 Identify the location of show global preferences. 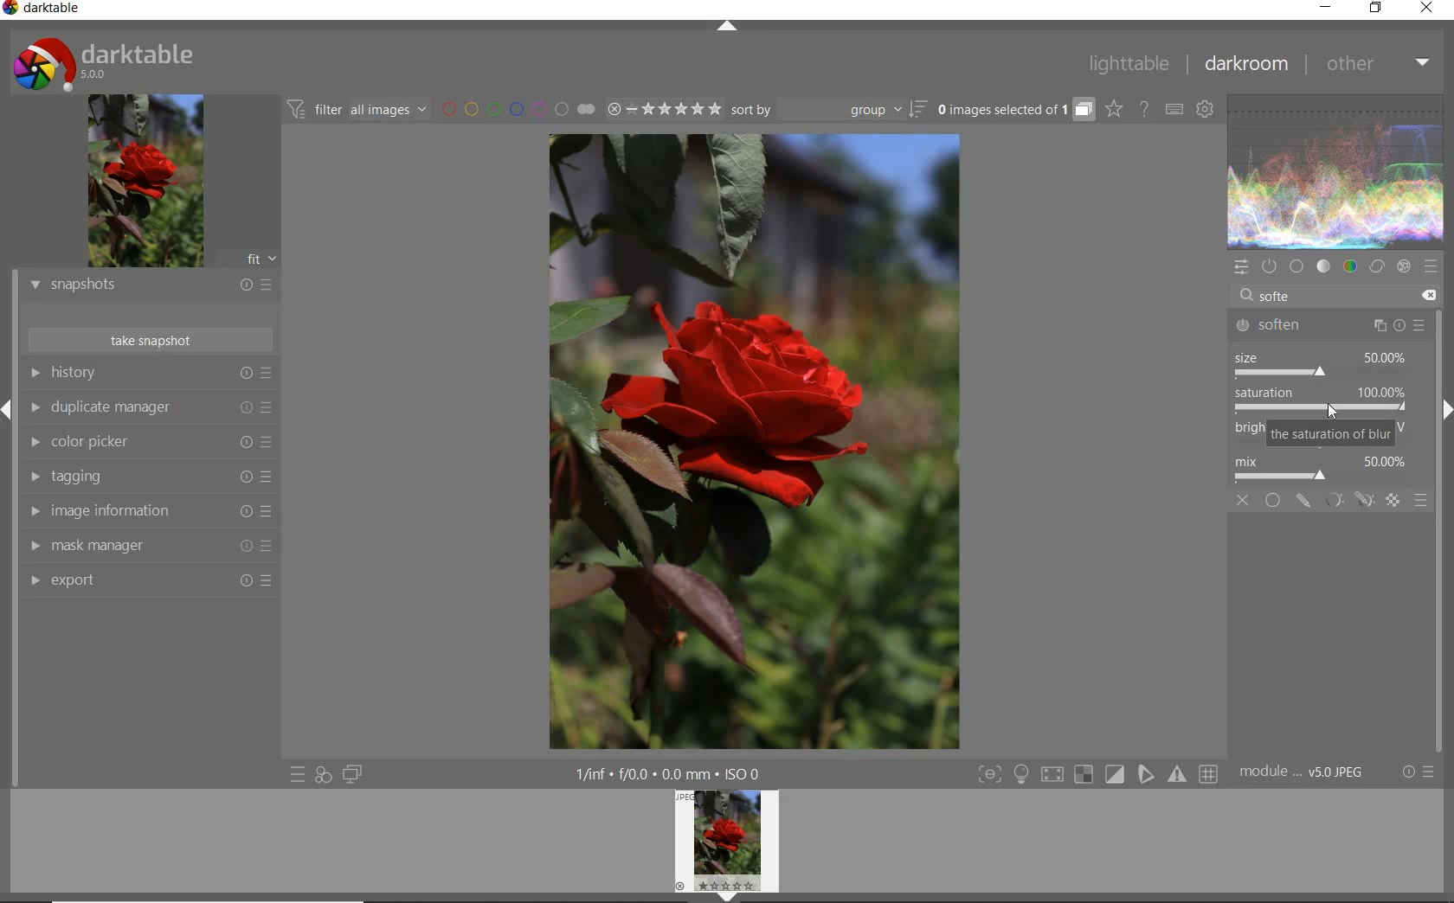
(1204, 111).